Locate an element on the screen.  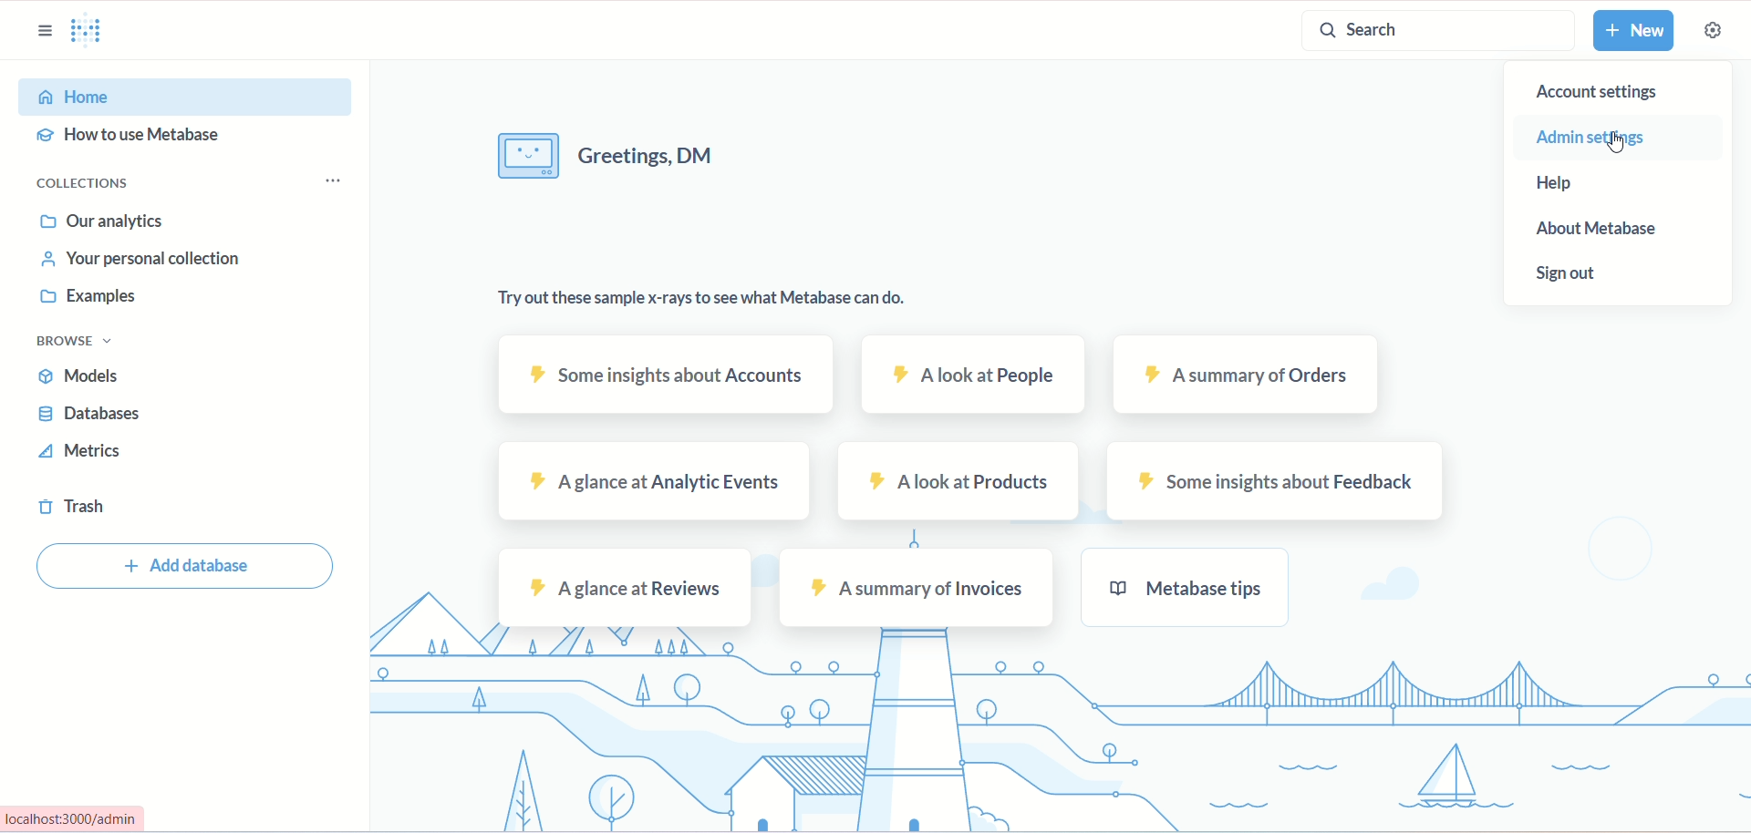
our analytics is located at coordinates (101, 222).